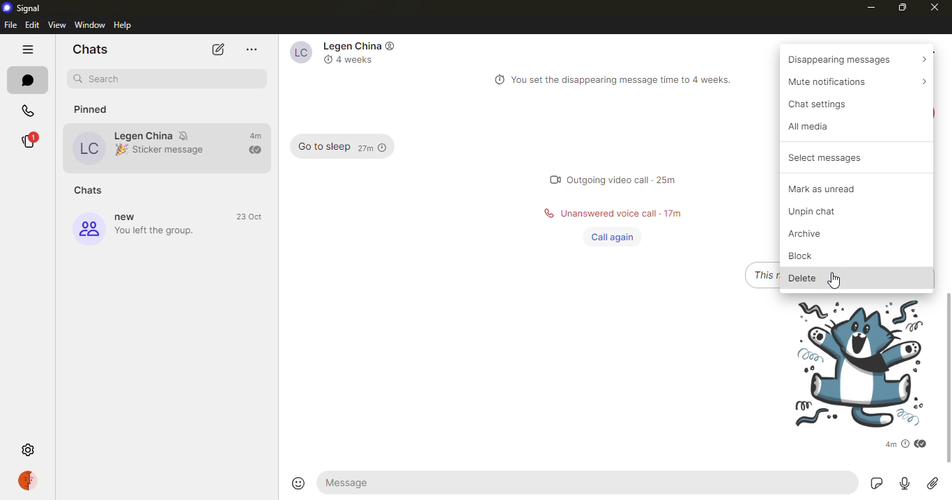 The image size is (952, 500). I want to click on sticker, so click(850, 363).